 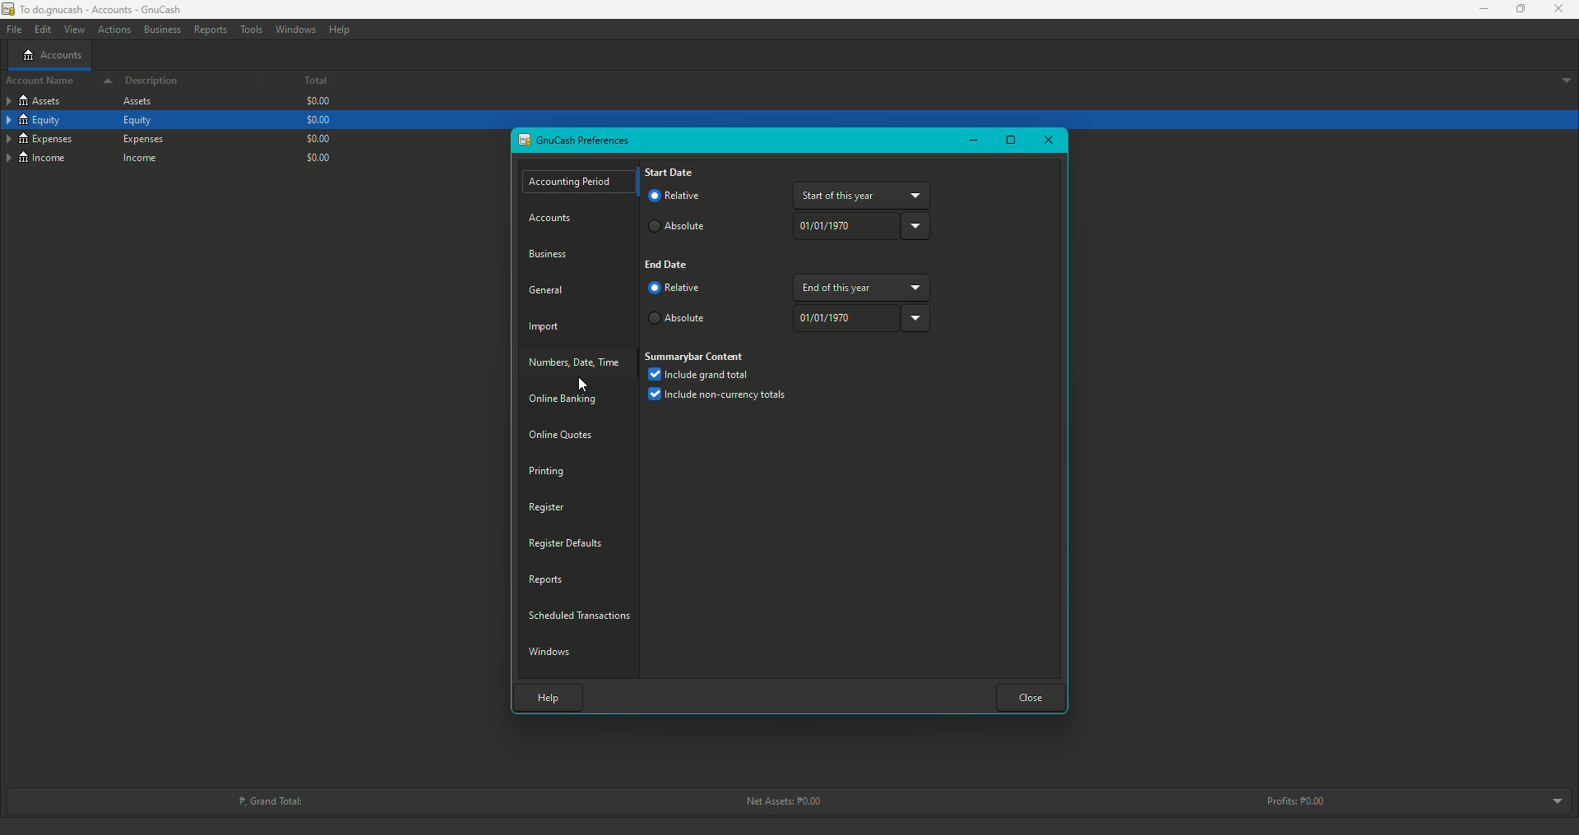 I want to click on Actions, so click(x=113, y=30).